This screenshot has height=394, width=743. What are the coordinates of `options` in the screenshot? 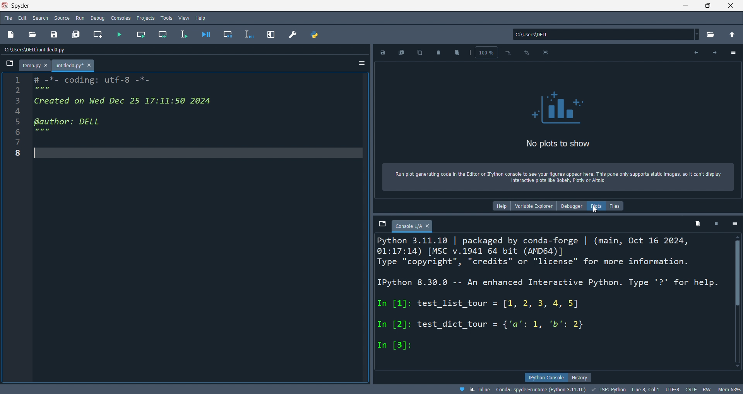 It's located at (362, 63).